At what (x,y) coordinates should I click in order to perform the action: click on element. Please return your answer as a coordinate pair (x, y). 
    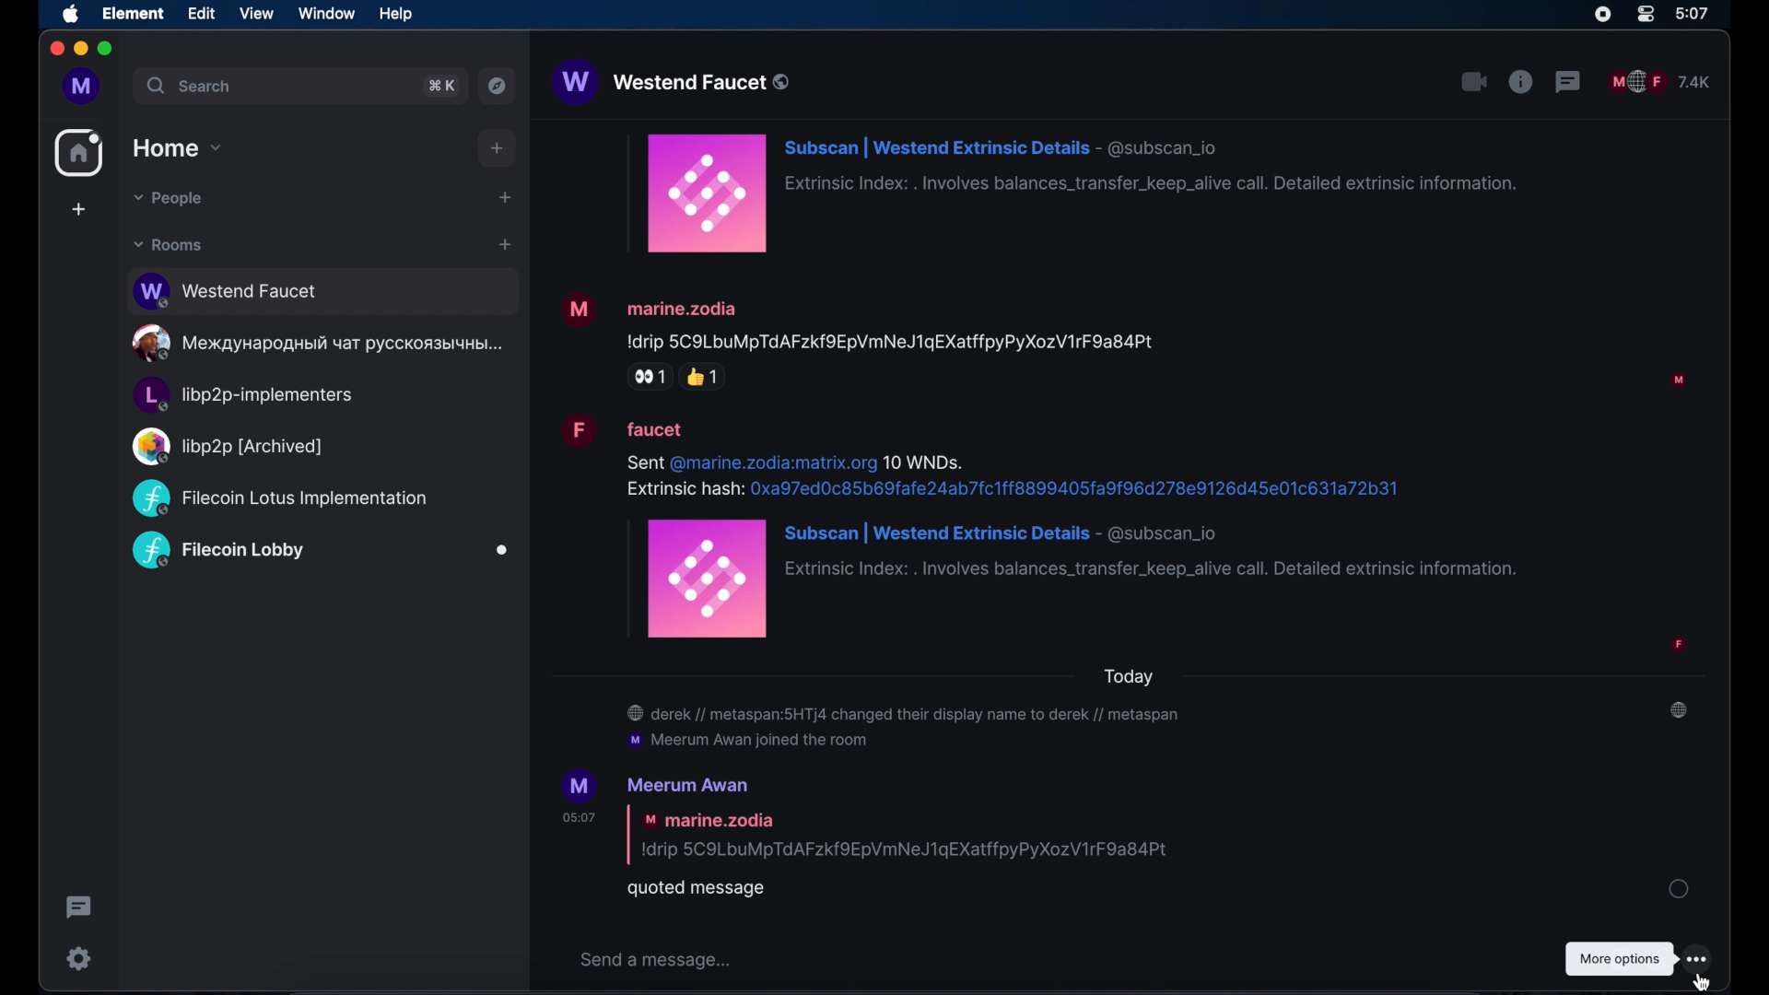
    Looking at the image, I should click on (135, 14).